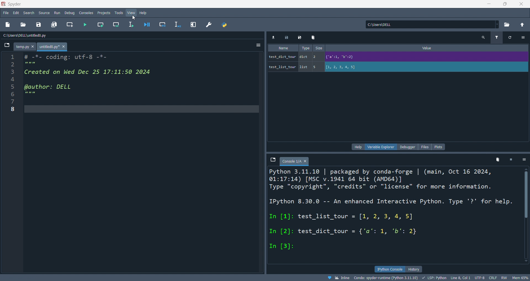 The height and width of the screenshot is (281, 530). What do you see at coordinates (77, 4) in the screenshot?
I see `Spyder` at bounding box center [77, 4].